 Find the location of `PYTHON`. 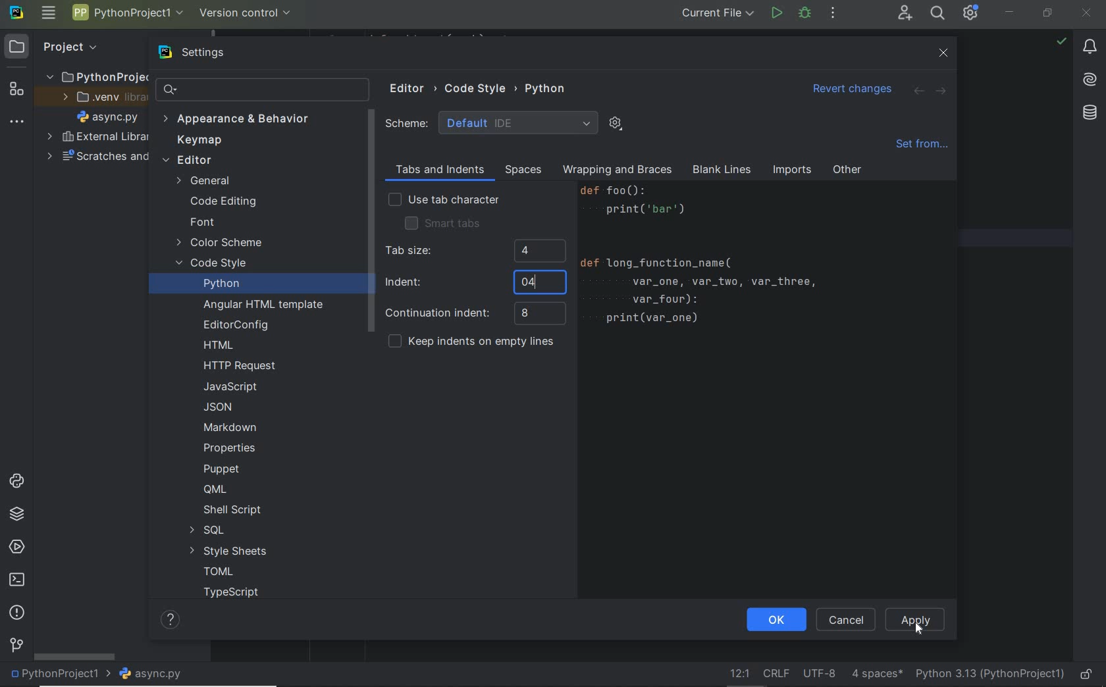

PYTHON is located at coordinates (547, 88).